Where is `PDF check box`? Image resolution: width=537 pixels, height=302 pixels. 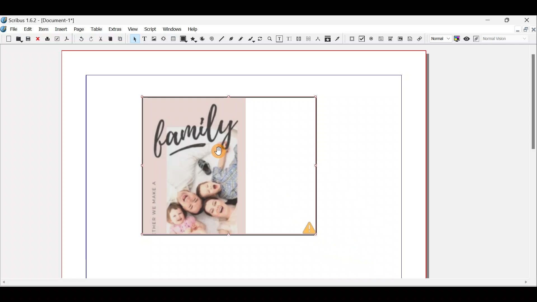 PDF check box is located at coordinates (360, 38).